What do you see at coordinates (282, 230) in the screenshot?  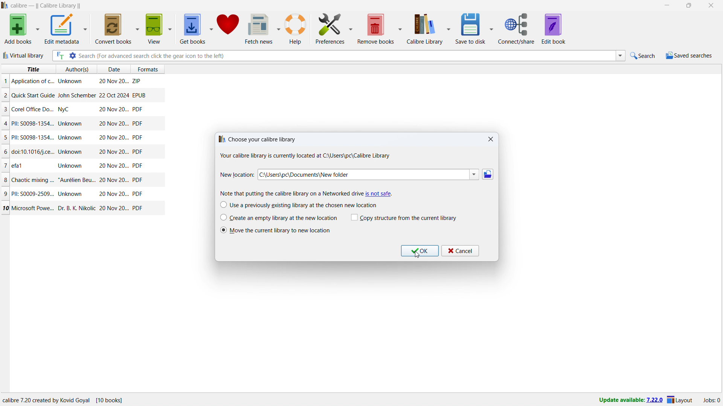 I see `move the current library to the new location` at bounding box center [282, 230].